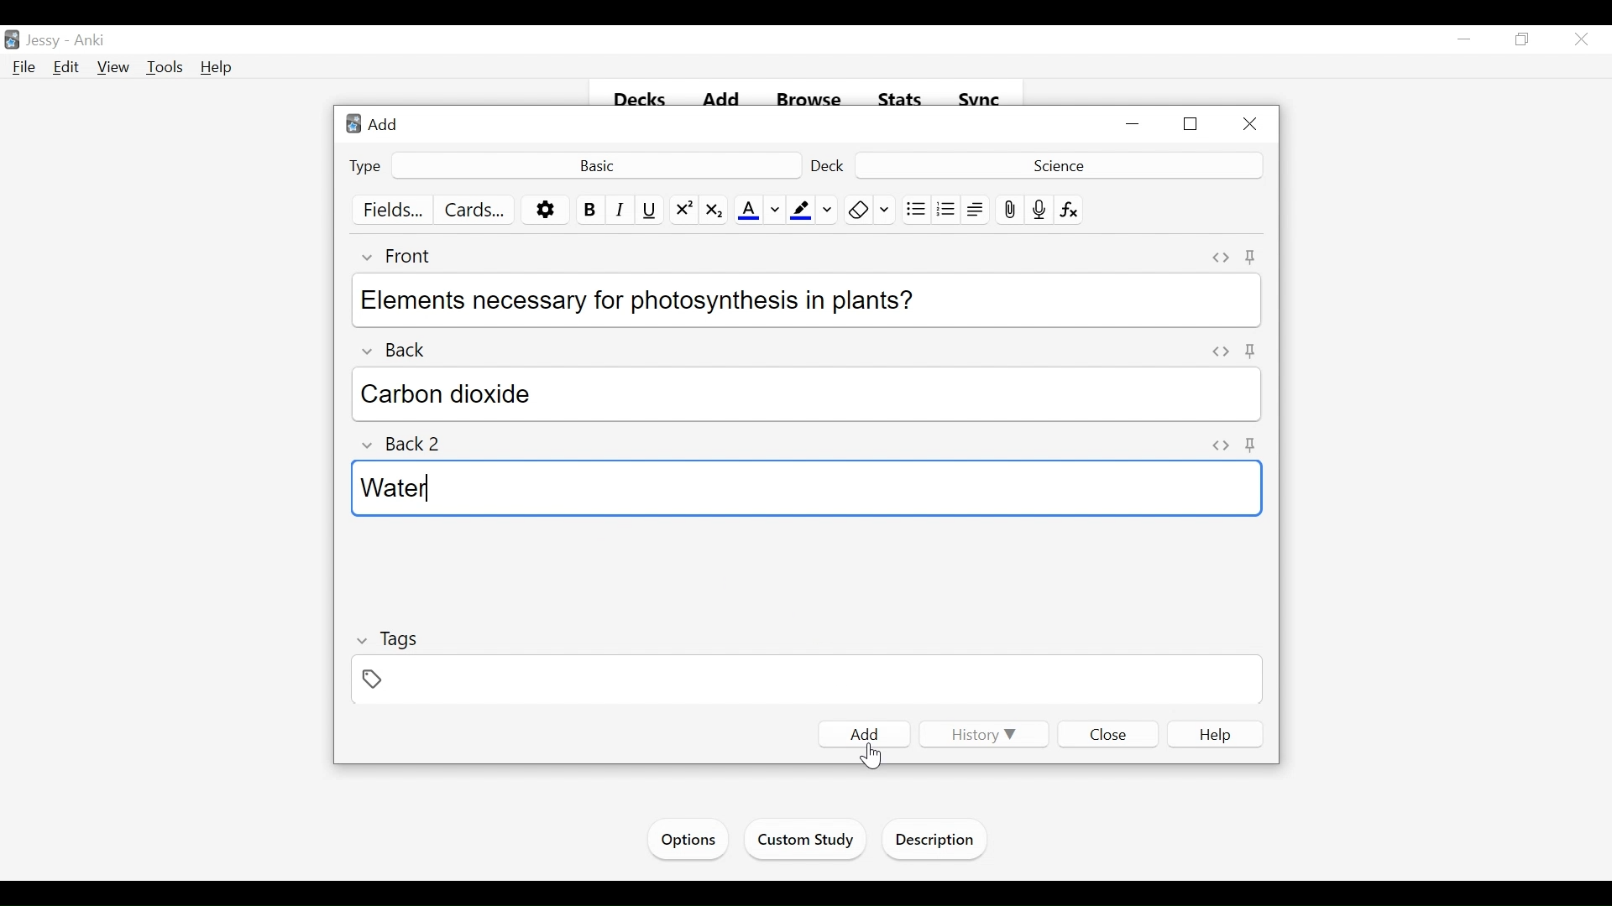 This screenshot has height=906, width=1612. What do you see at coordinates (1248, 351) in the screenshot?
I see `Toggle Sticky` at bounding box center [1248, 351].